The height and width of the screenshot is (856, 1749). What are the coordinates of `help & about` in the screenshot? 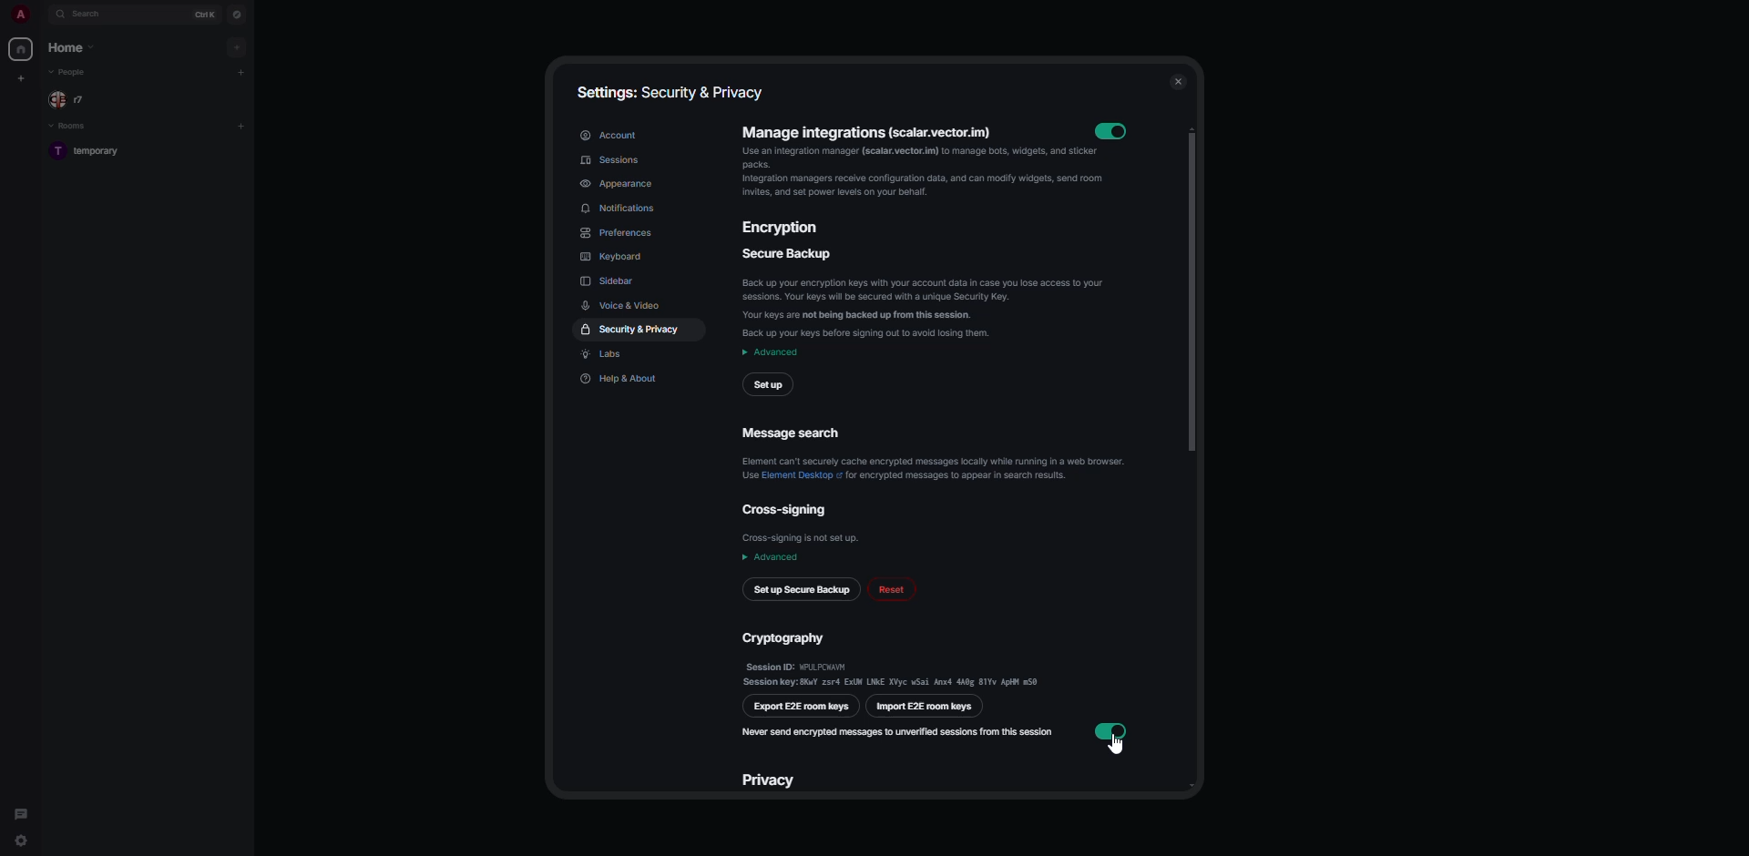 It's located at (620, 381).